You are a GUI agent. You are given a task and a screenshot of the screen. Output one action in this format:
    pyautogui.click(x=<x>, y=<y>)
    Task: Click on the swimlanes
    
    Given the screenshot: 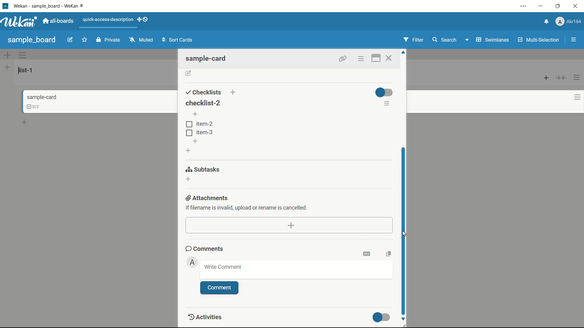 What is the action you would take?
    pyautogui.click(x=492, y=39)
    